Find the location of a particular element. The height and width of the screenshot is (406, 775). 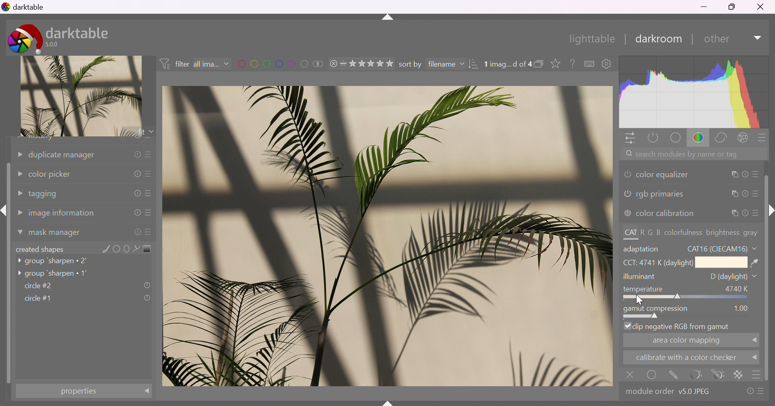

other is located at coordinates (735, 39).